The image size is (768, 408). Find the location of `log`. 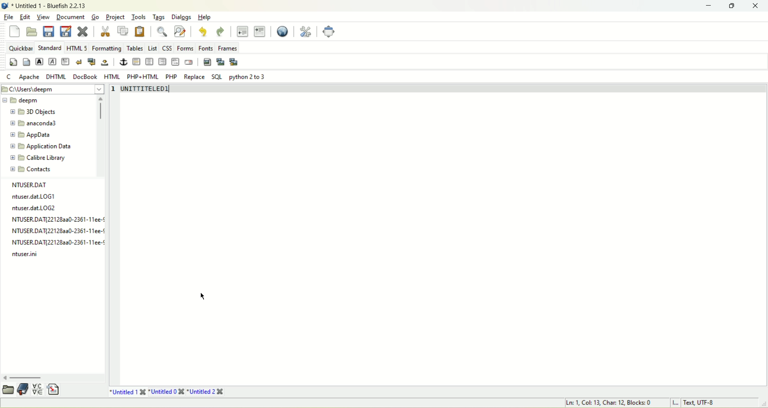

log is located at coordinates (26, 254).